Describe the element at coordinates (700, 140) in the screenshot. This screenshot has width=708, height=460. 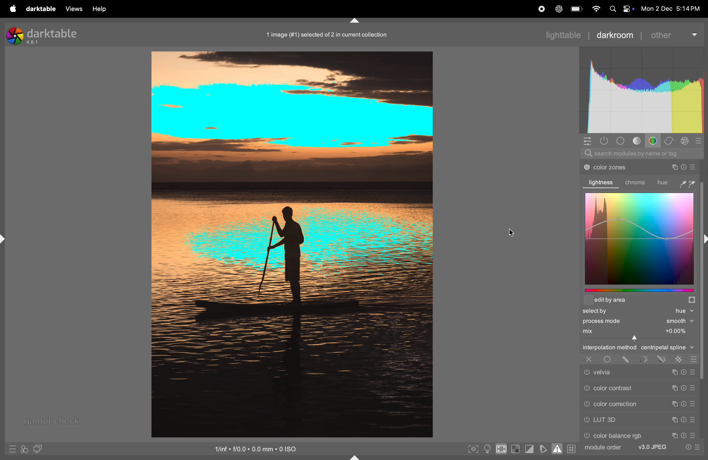
I see `` at that location.